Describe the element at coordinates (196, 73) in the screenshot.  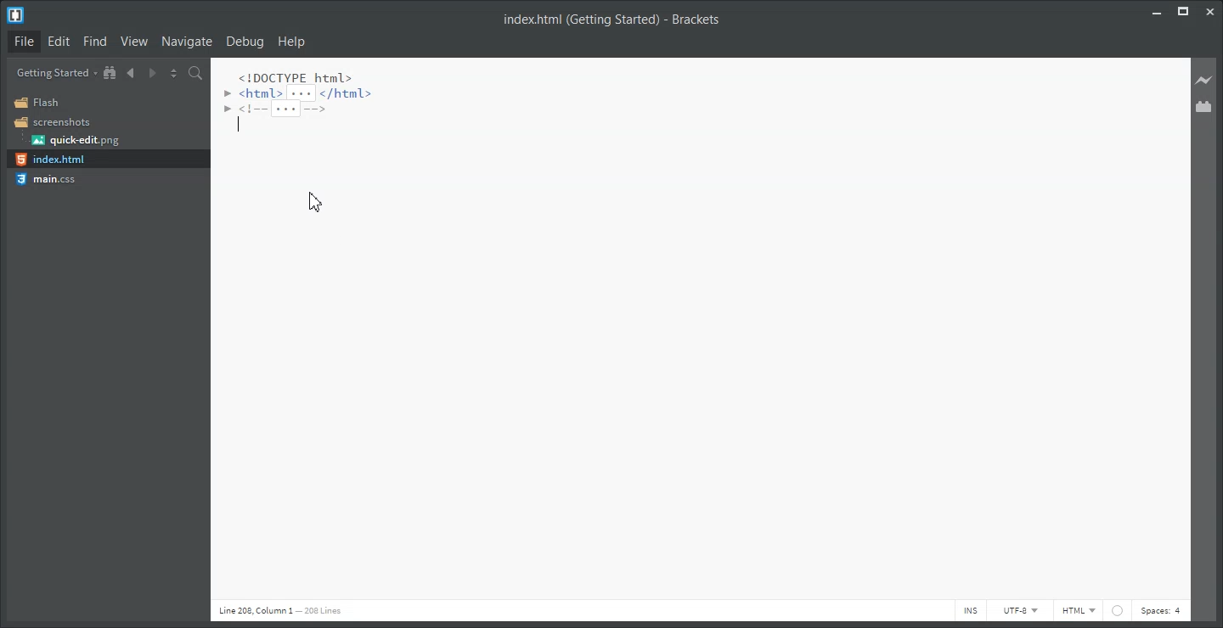
I see `Find in Files` at that location.